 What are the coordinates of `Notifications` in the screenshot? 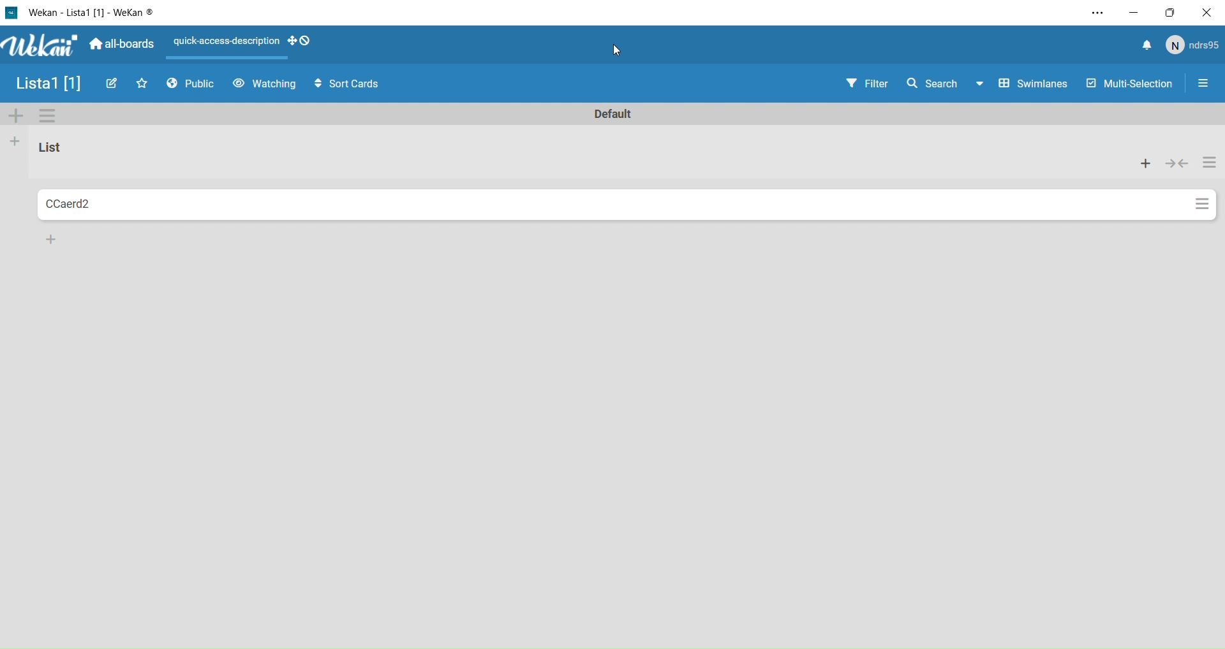 It's located at (1146, 44).